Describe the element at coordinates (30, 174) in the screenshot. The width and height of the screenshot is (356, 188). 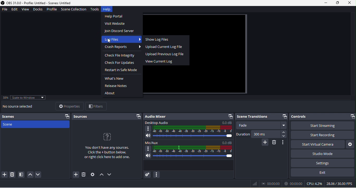
I see `up` at that location.